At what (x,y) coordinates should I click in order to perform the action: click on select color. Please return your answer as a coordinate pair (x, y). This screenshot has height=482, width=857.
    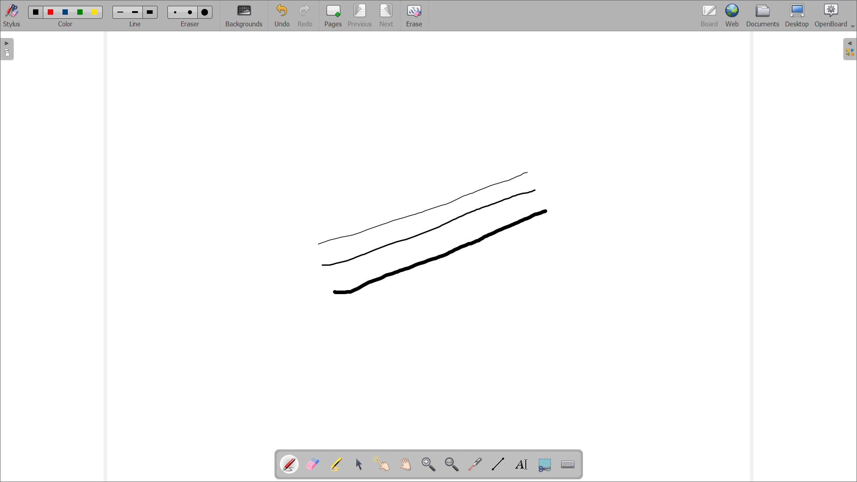
    Looking at the image, I should click on (65, 24).